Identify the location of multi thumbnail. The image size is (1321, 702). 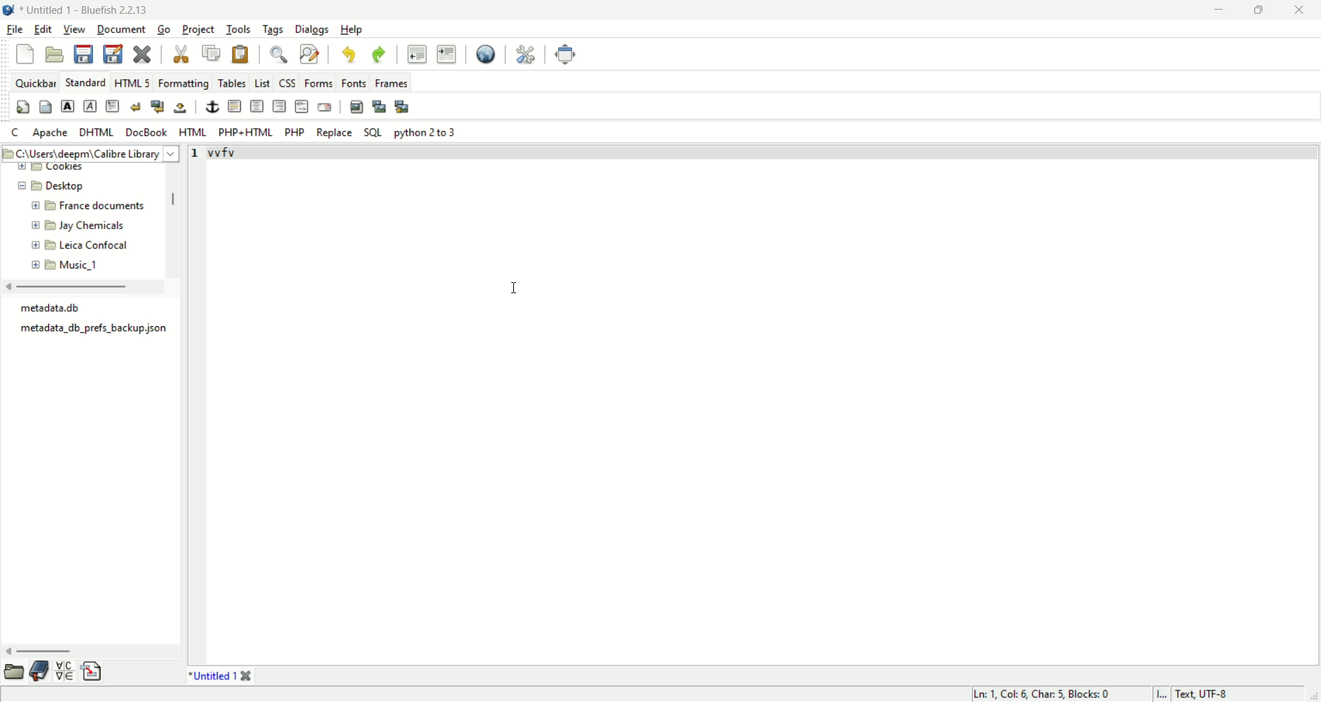
(402, 105).